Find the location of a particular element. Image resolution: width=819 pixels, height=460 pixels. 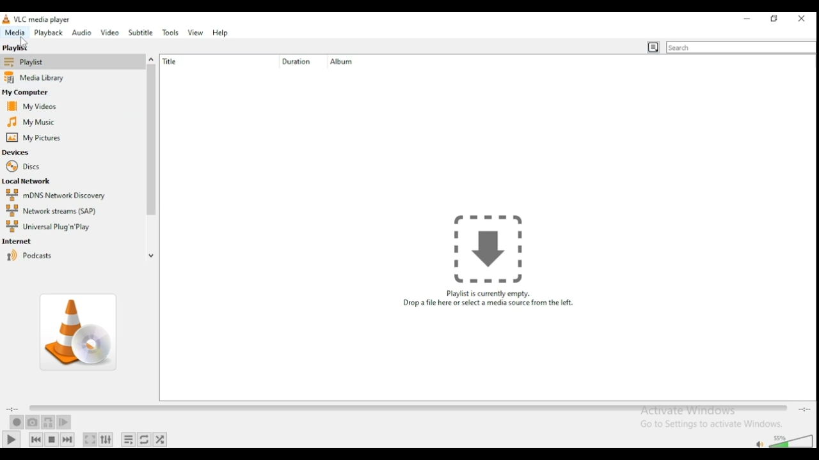

select between loop all, loop one, and no loop is located at coordinates (145, 440).